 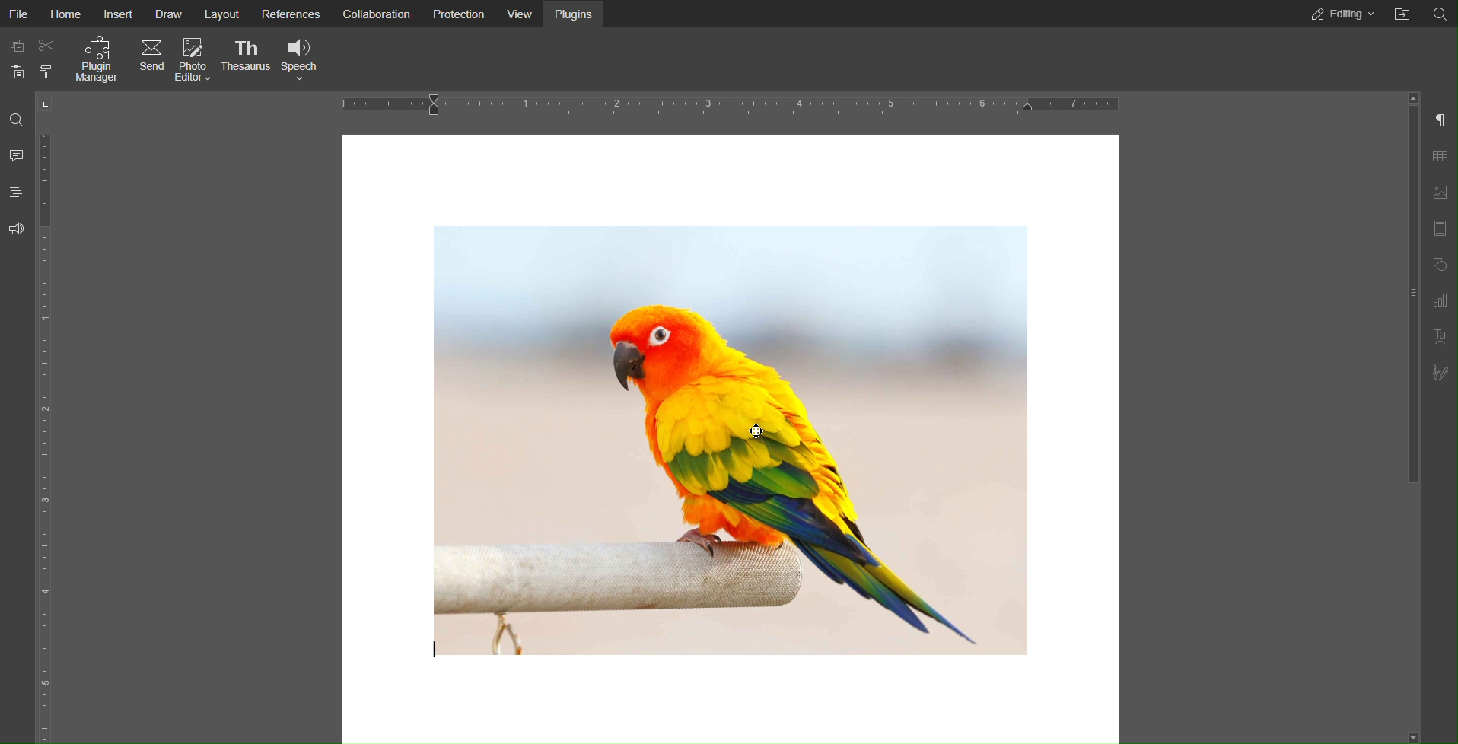 What do you see at coordinates (729, 440) in the screenshot?
I see `image of a bird perching on a wooden handle` at bounding box center [729, 440].